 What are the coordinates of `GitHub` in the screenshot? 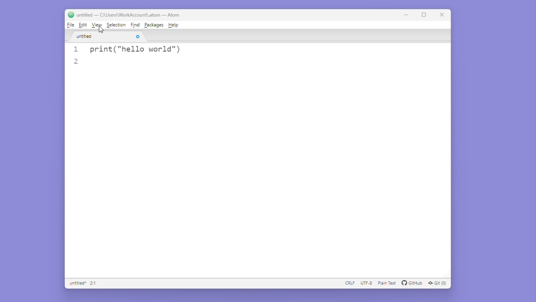 It's located at (412, 284).